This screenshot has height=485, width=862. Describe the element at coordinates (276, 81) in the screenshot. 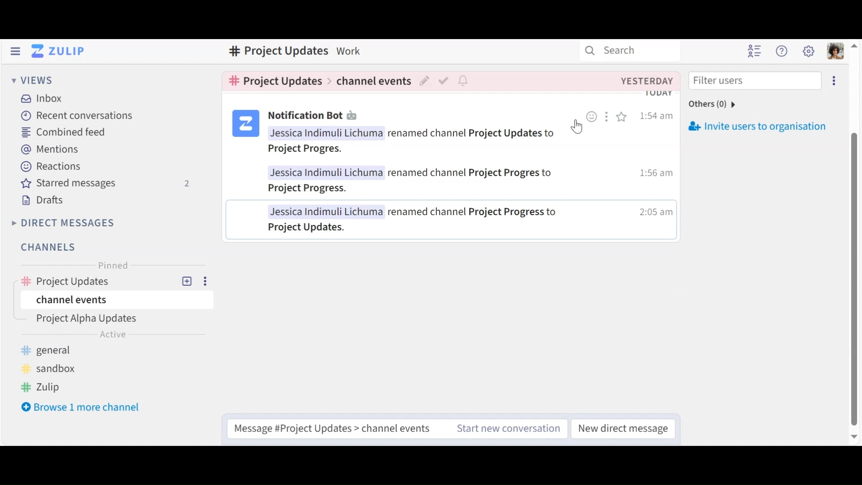

I see `Channel topic` at that location.